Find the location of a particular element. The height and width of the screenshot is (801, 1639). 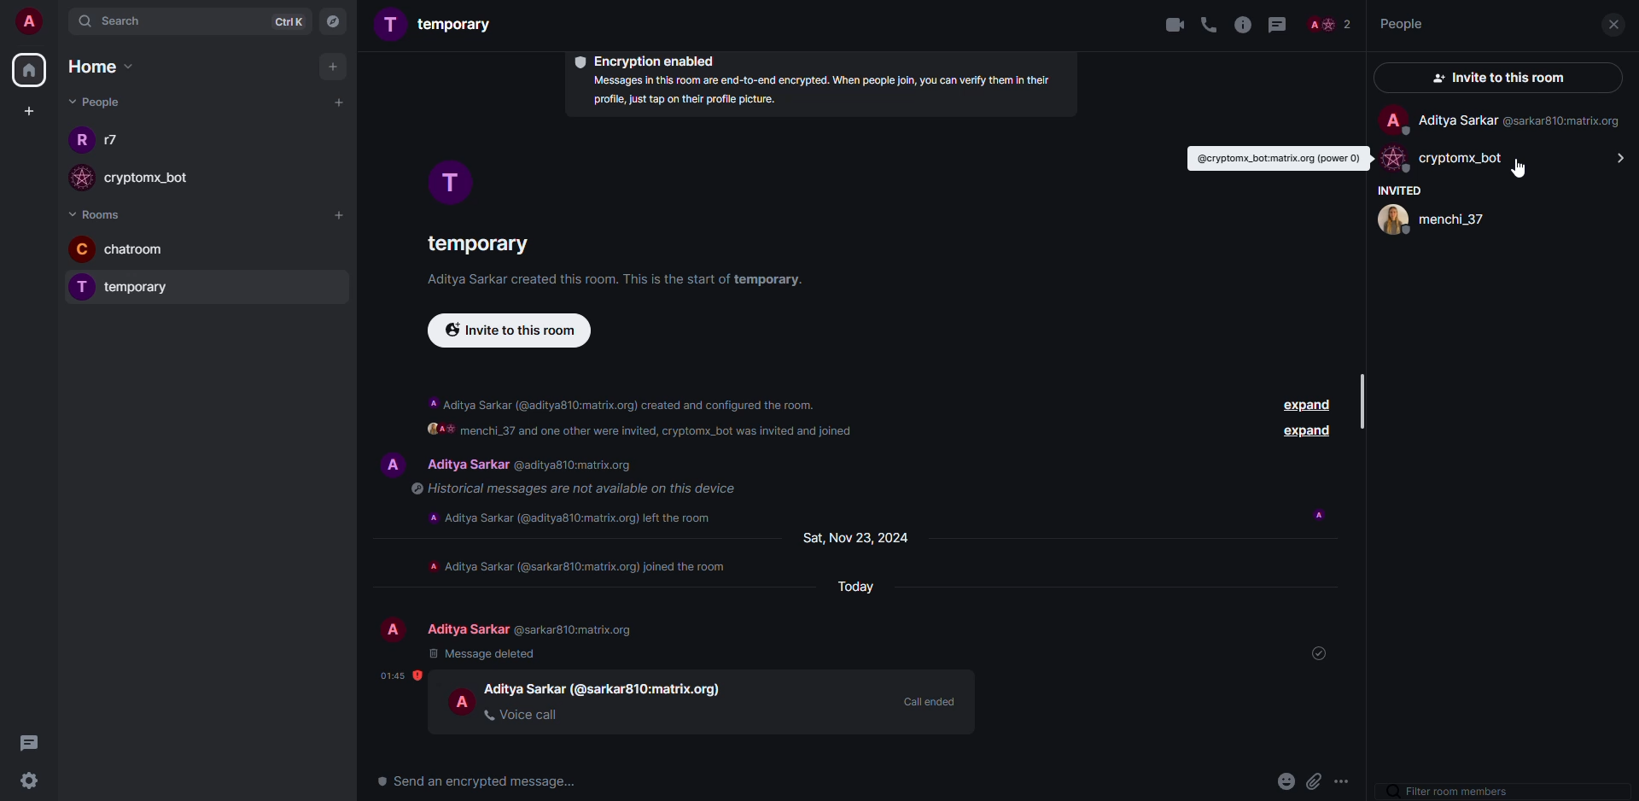

info is located at coordinates (817, 93).